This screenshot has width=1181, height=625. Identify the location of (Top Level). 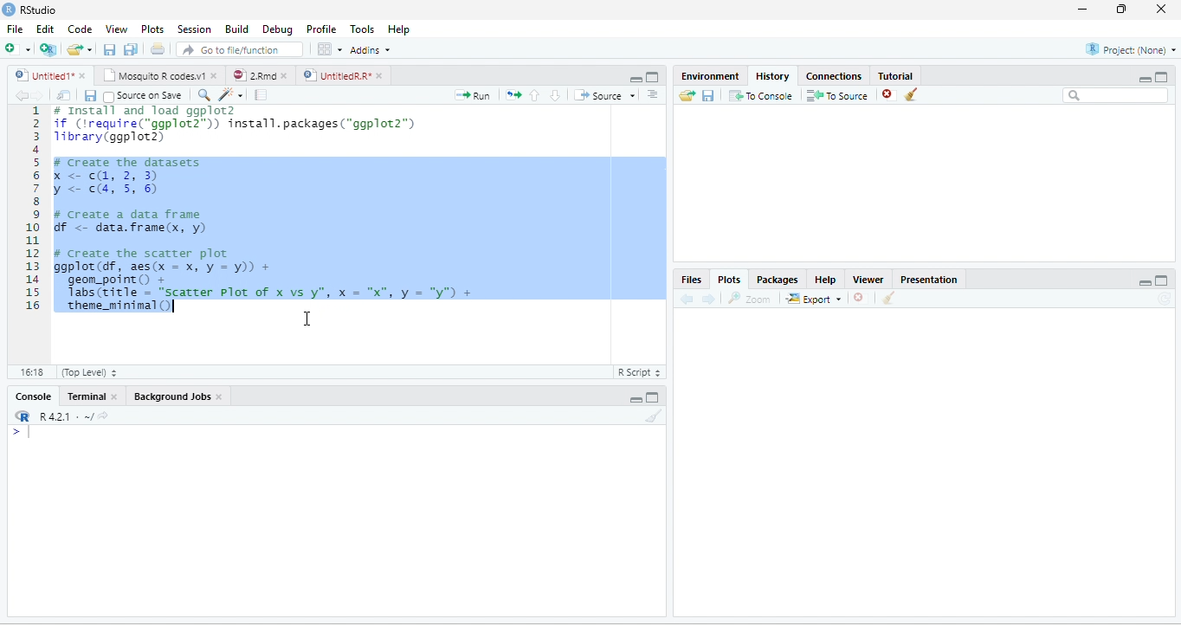
(87, 371).